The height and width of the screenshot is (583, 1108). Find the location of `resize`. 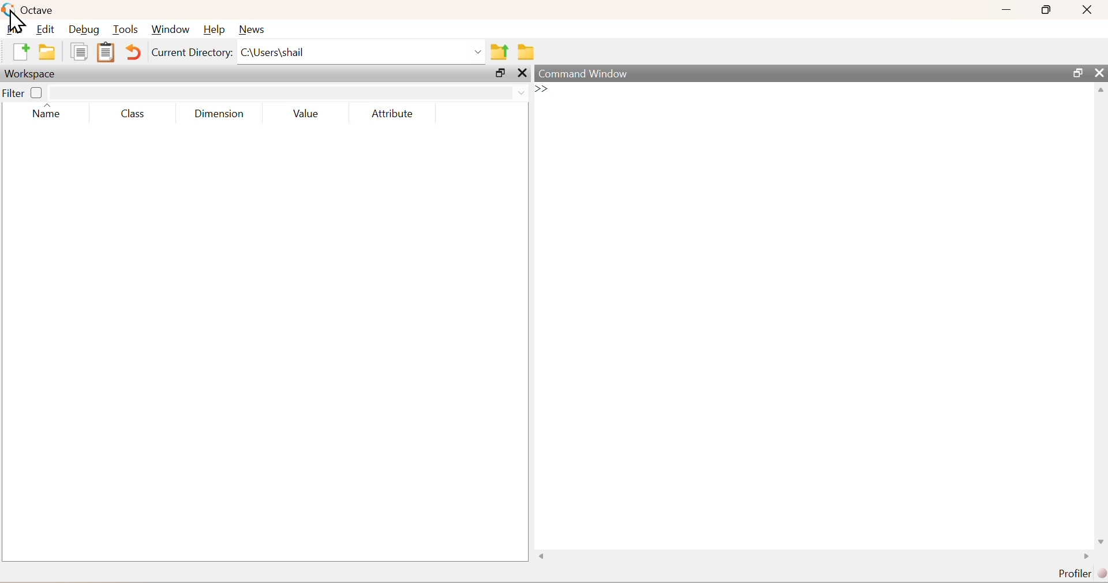

resize is located at coordinates (1076, 73).